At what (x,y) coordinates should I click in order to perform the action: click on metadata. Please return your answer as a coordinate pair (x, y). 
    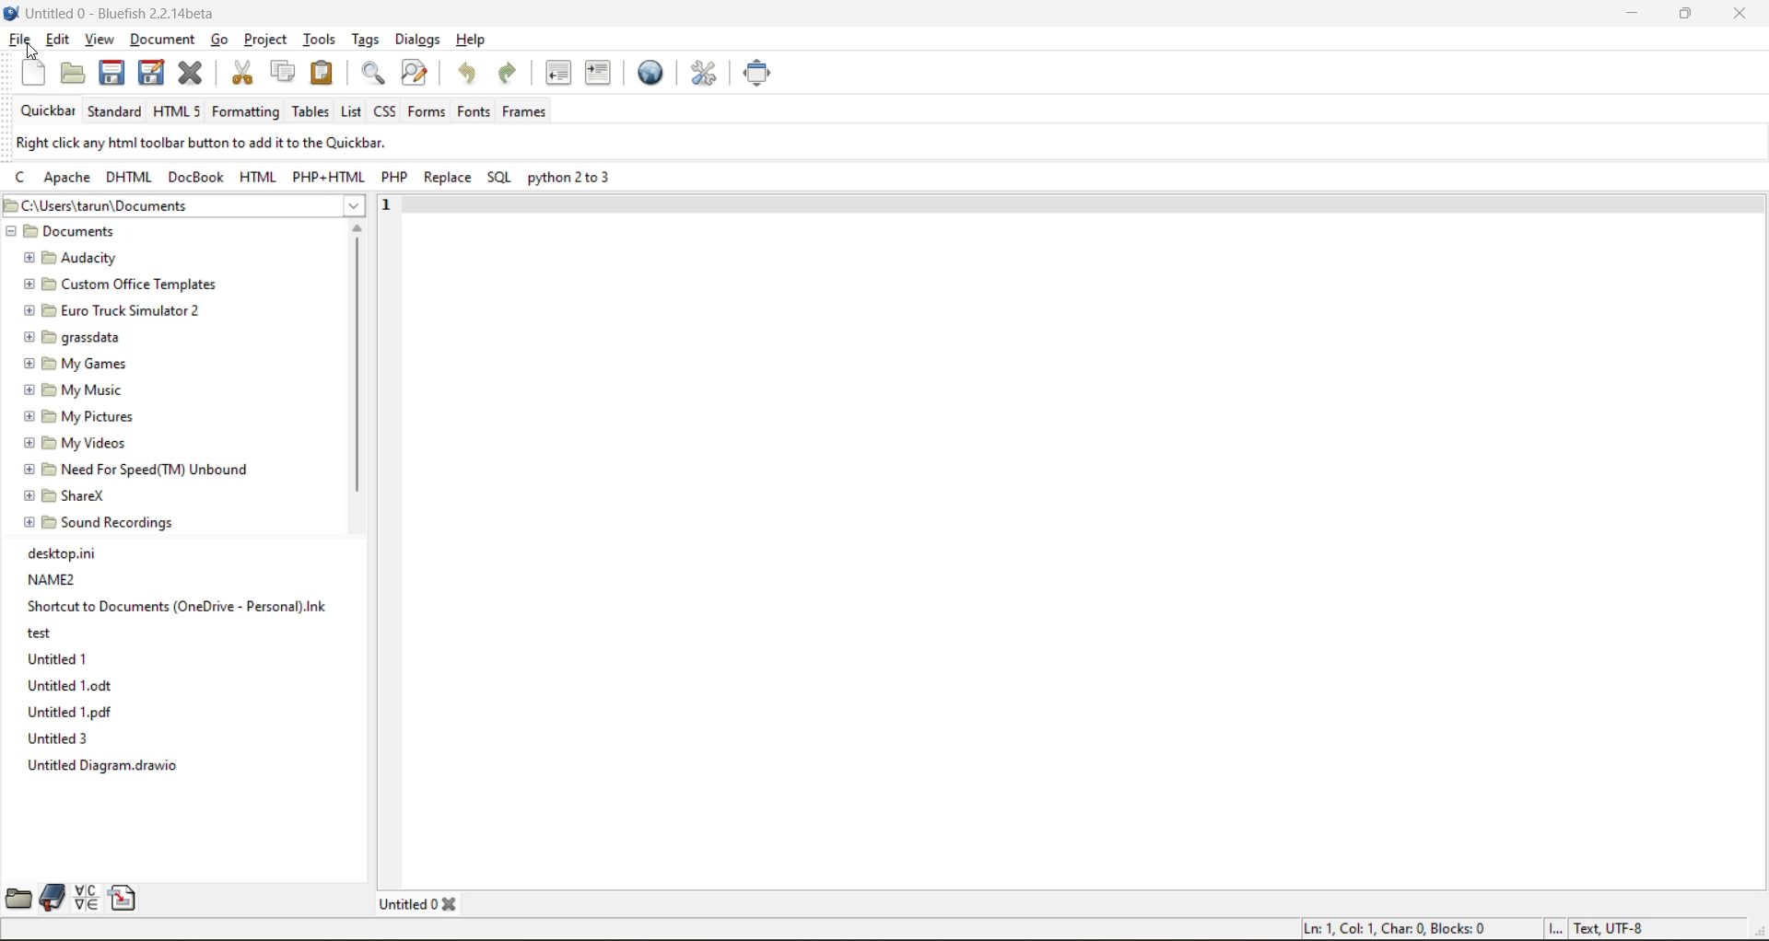
    Looking at the image, I should click on (232, 144).